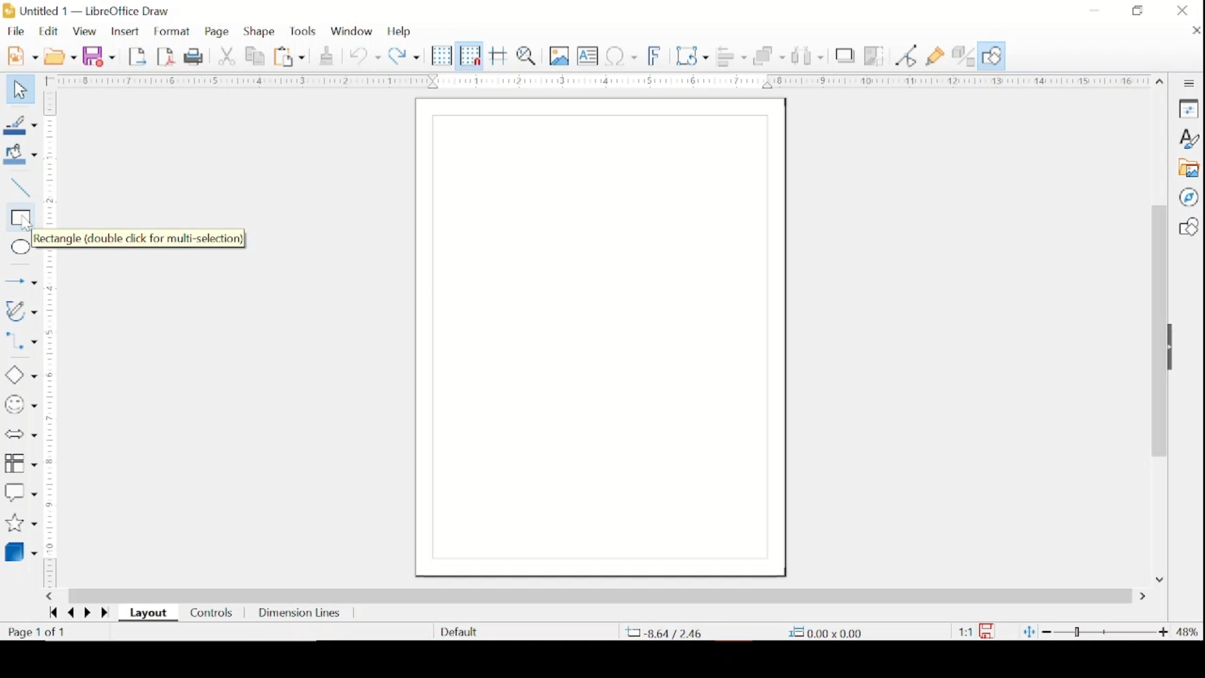 This screenshot has width=1205, height=678. I want to click on shadow, so click(845, 55).